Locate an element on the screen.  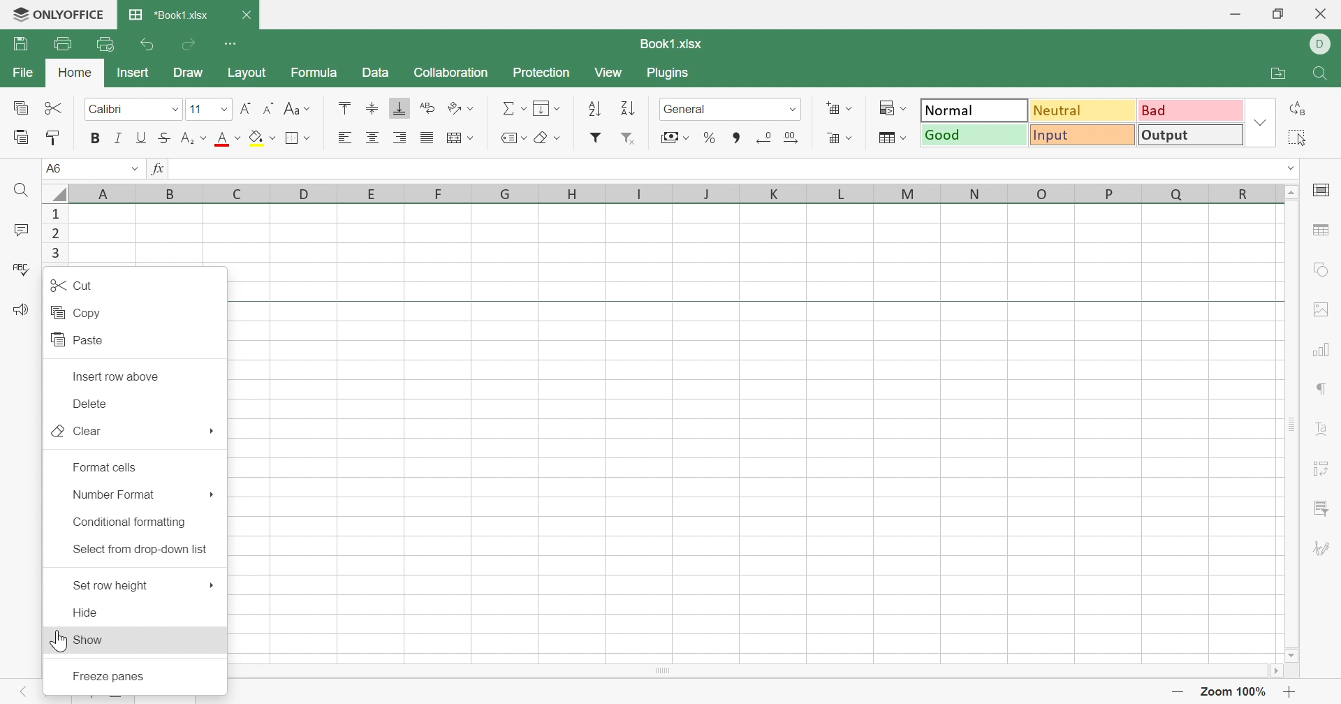
Minimize is located at coordinates (1236, 13).